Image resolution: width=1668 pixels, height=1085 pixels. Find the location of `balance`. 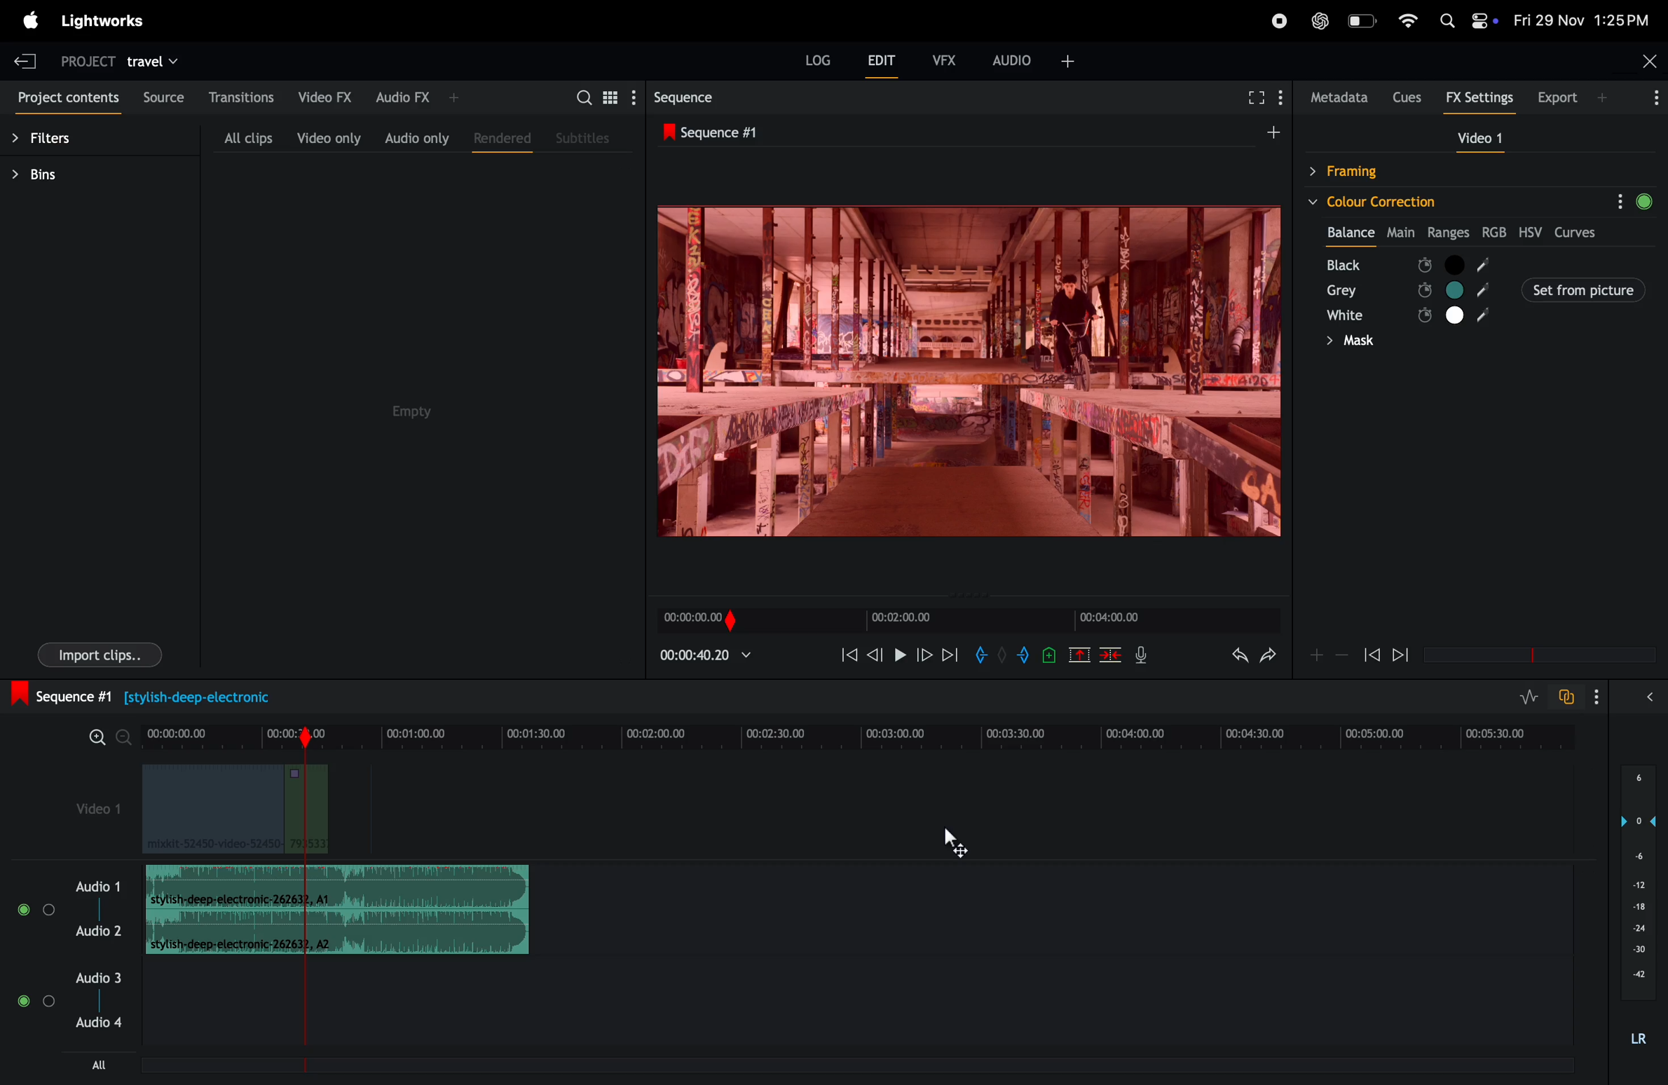

balance is located at coordinates (1351, 230).